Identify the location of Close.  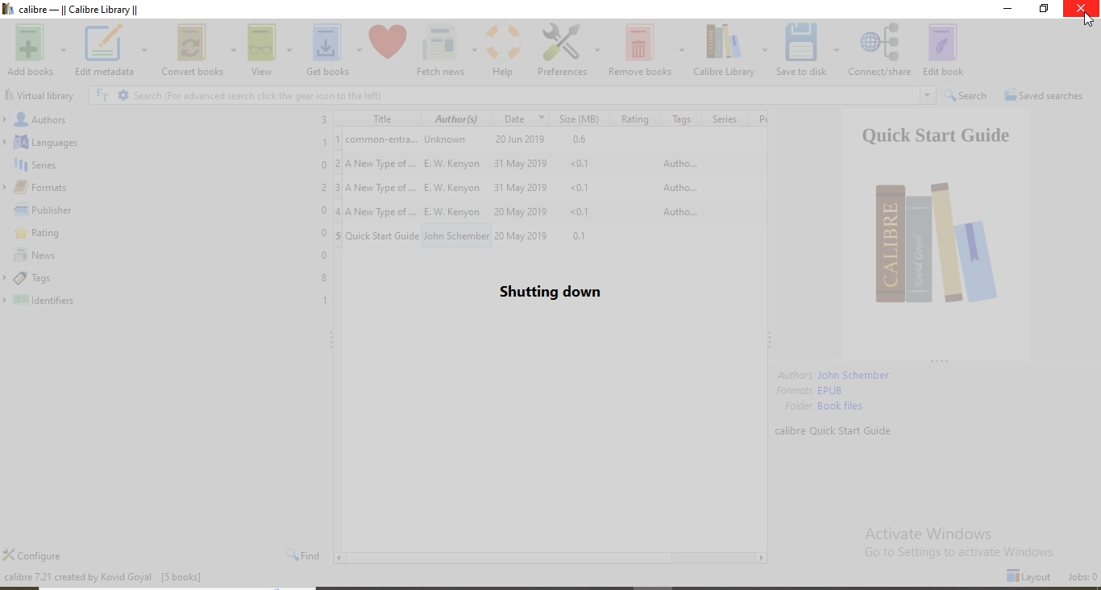
(1081, 8).